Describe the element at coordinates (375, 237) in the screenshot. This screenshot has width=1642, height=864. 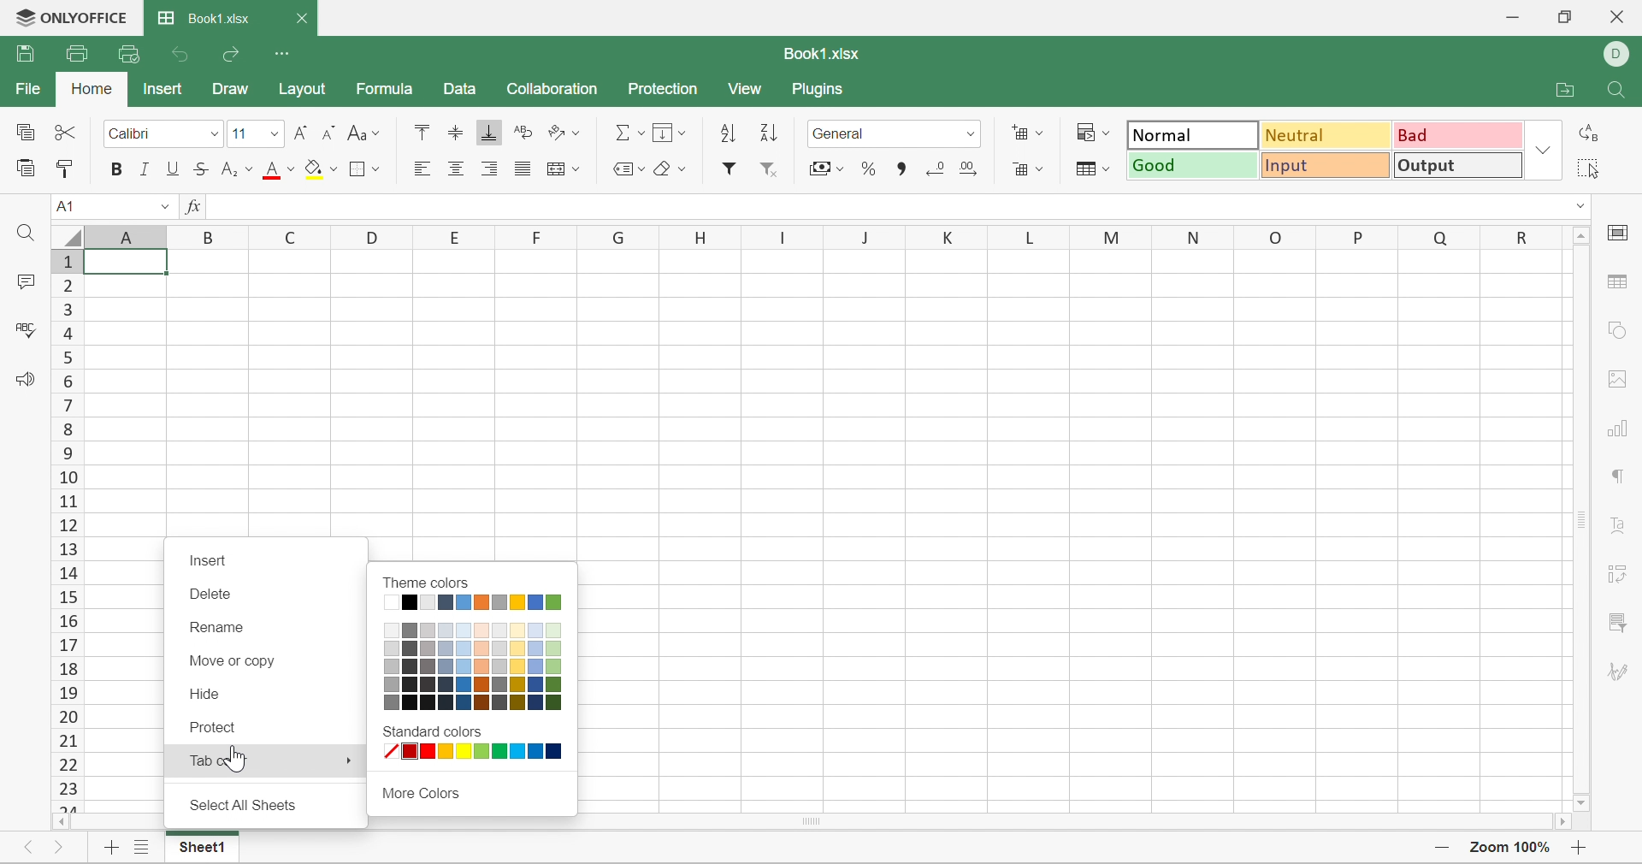
I see `D` at that location.